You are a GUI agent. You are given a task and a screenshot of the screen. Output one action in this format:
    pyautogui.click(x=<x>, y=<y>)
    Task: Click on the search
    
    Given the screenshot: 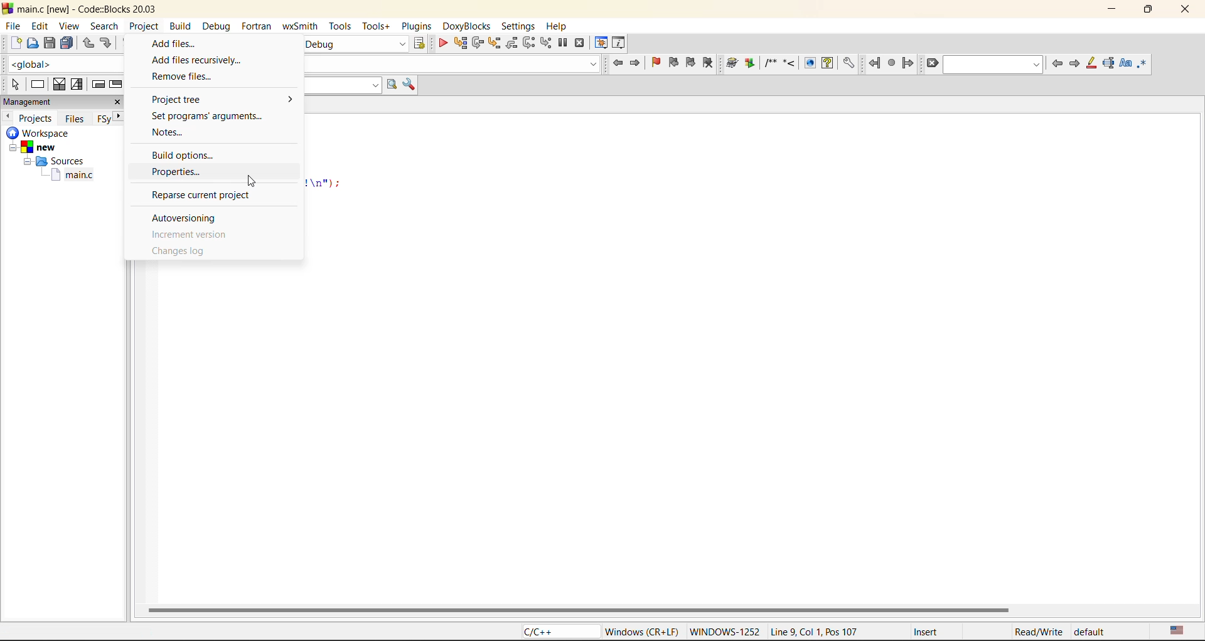 What is the action you would take?
    pyautogui.click(x=993, y=65)
    